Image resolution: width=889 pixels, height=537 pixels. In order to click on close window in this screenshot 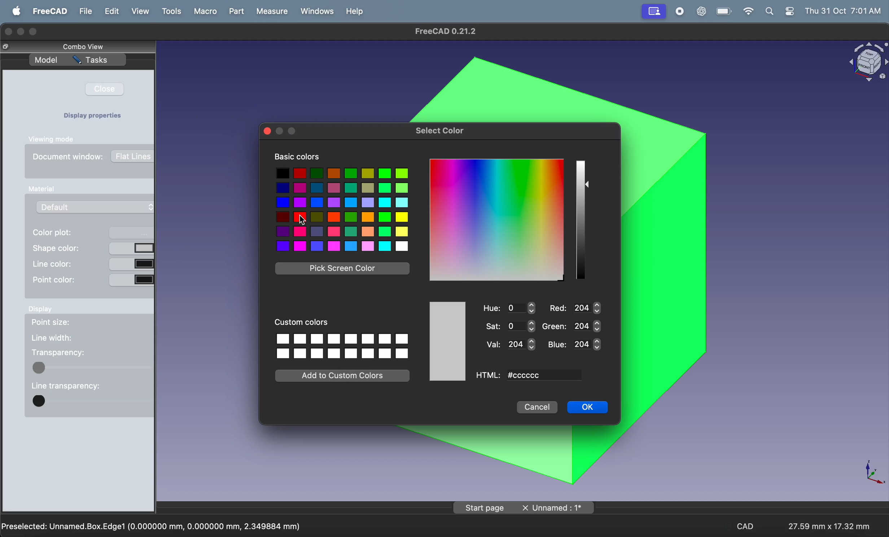, I will do `click(267, 130)`.